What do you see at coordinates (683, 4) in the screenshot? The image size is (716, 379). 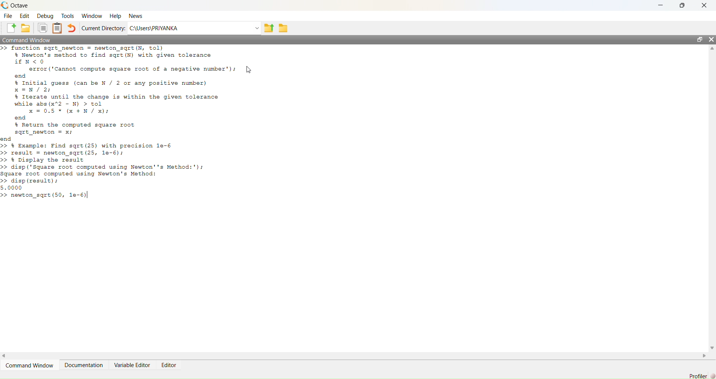 I see `Maximize` at bounding box center [683, 4].